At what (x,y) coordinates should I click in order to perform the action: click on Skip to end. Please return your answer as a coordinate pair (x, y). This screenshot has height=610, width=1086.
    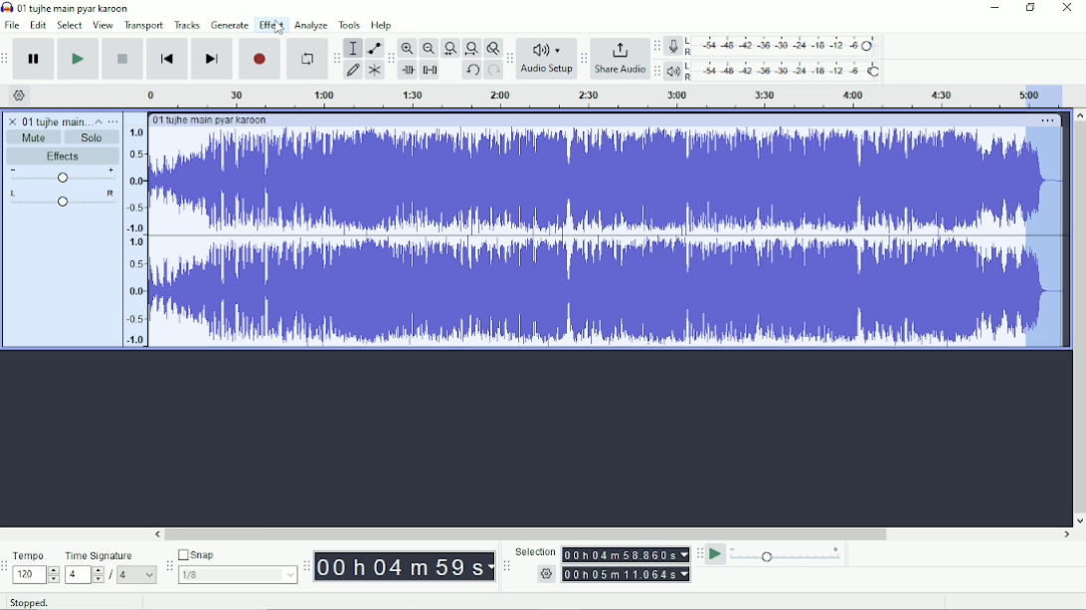
    Looking at the image, I should click on (212, 60).